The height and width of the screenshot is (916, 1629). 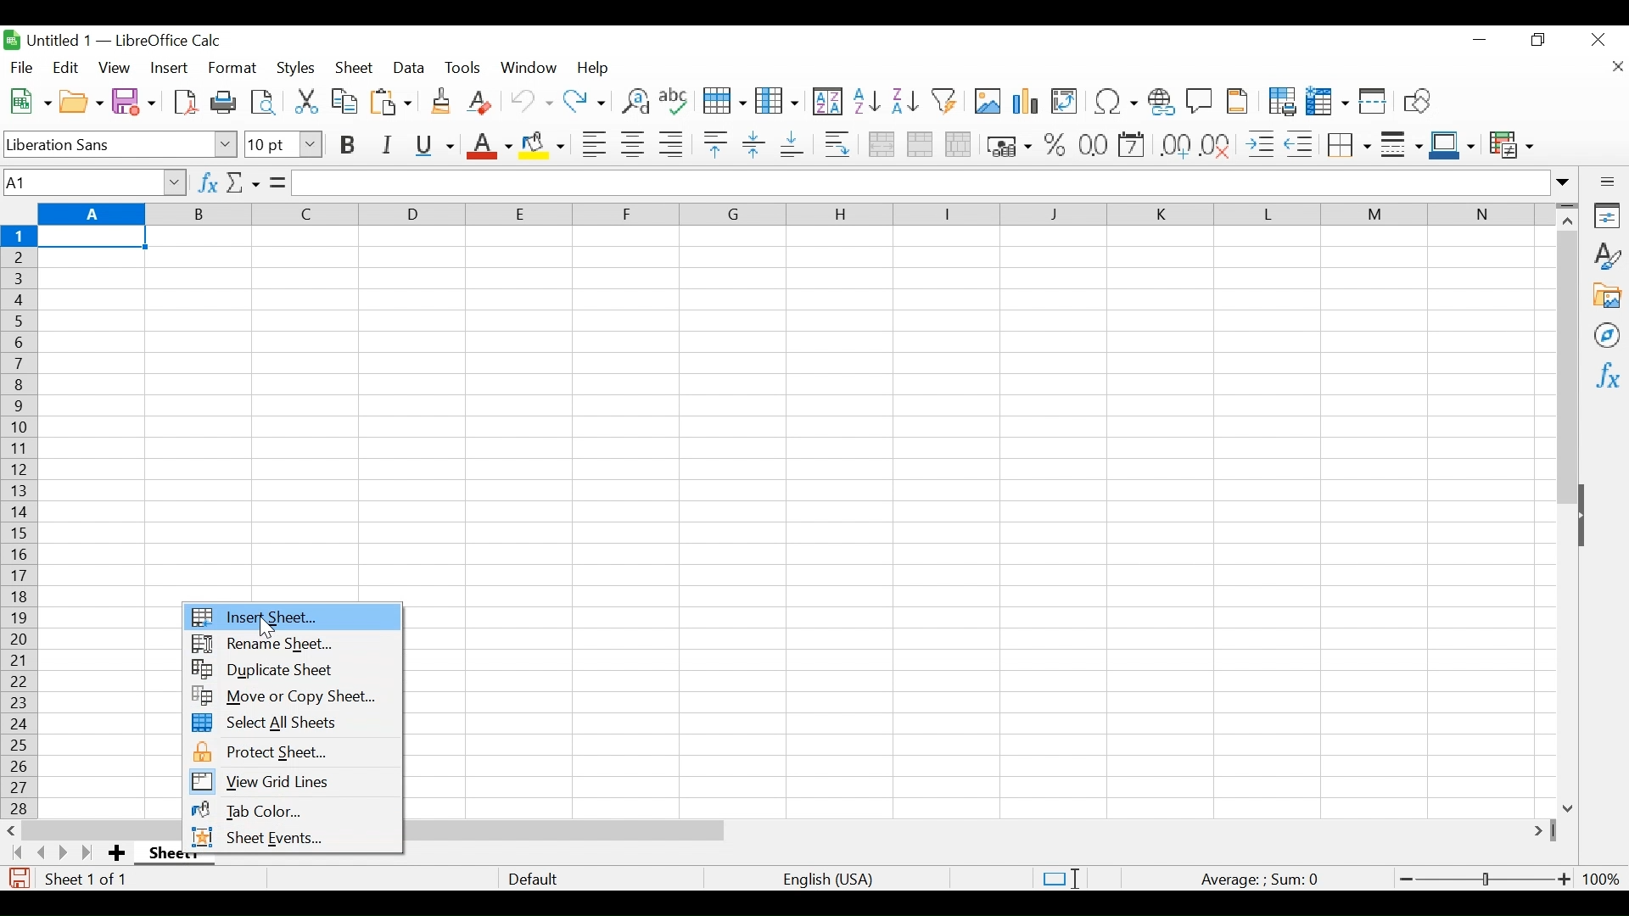 What do you see at coordinates (186, 101) in the screenshot?
I see `Save as PDF` at bounding box center [186, 101].